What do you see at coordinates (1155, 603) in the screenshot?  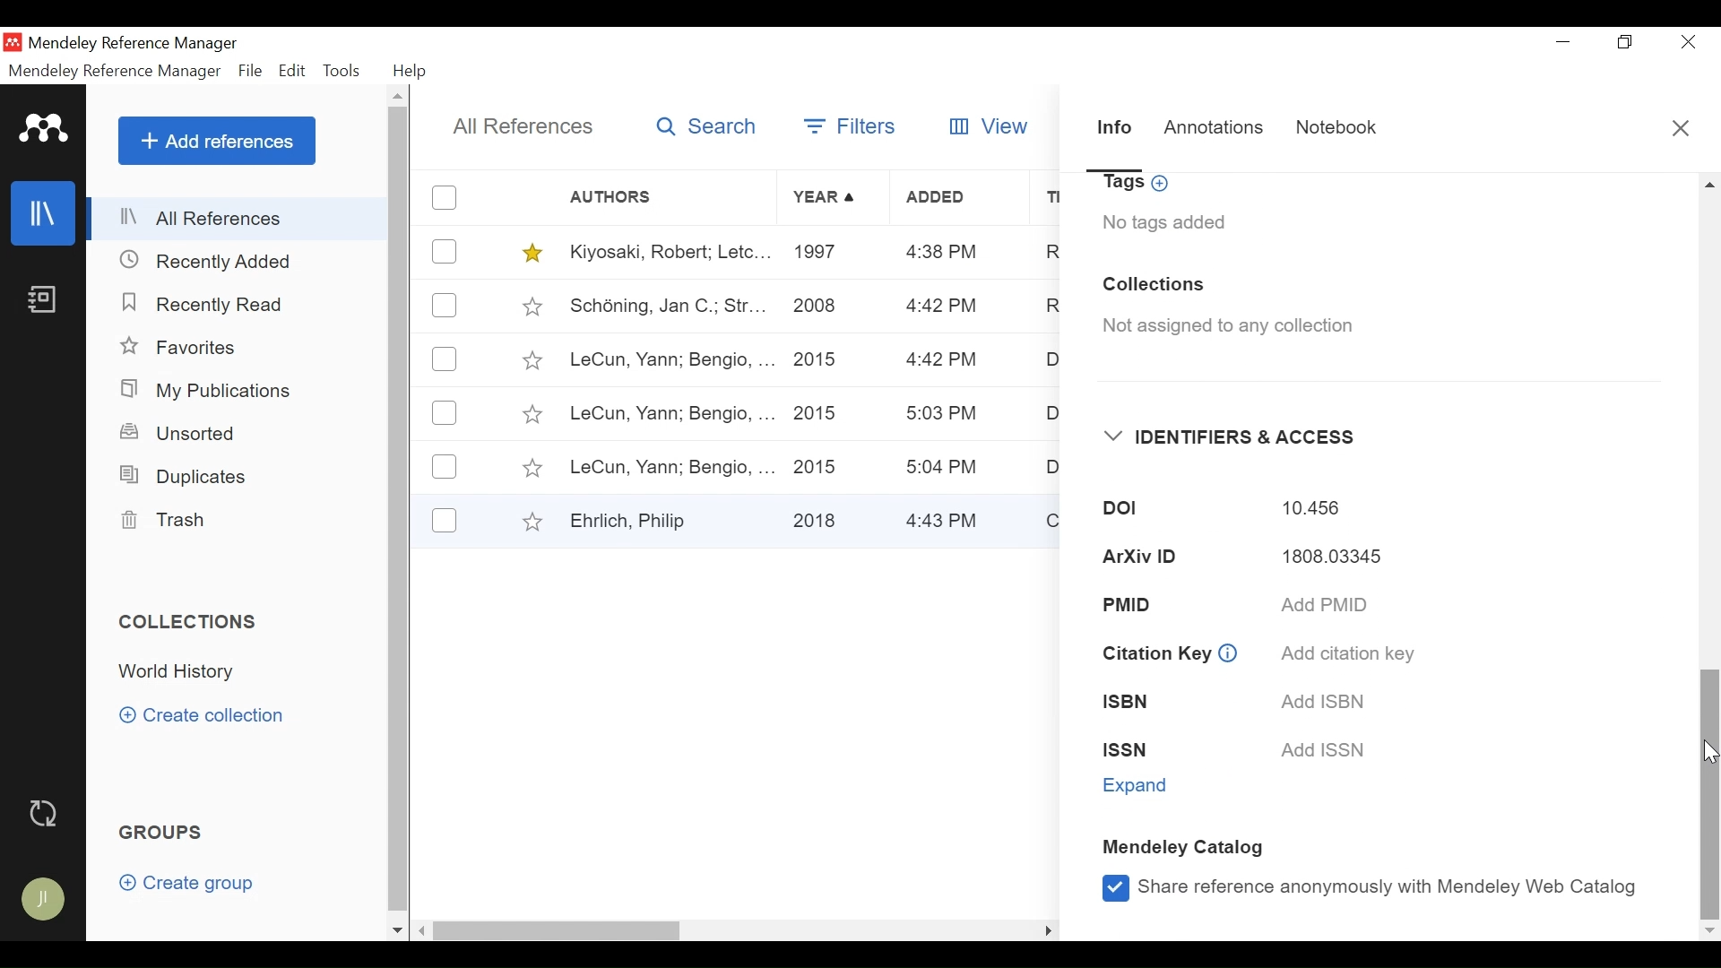 I see `PMID` at bounding box center [1155, 603].